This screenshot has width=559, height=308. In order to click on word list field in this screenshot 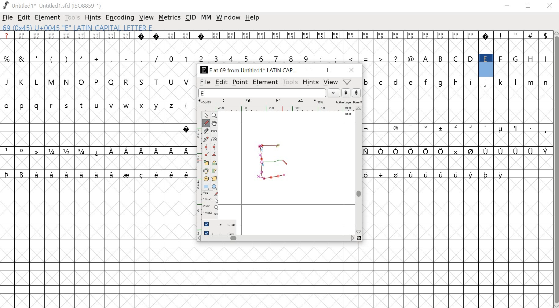, I will do `click(262, 93)`.